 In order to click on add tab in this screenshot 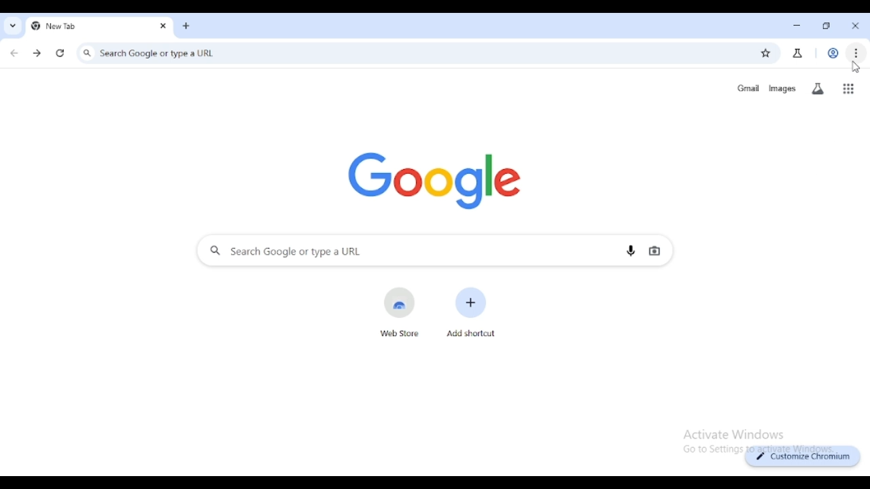, I will do `click(187, 26)`.